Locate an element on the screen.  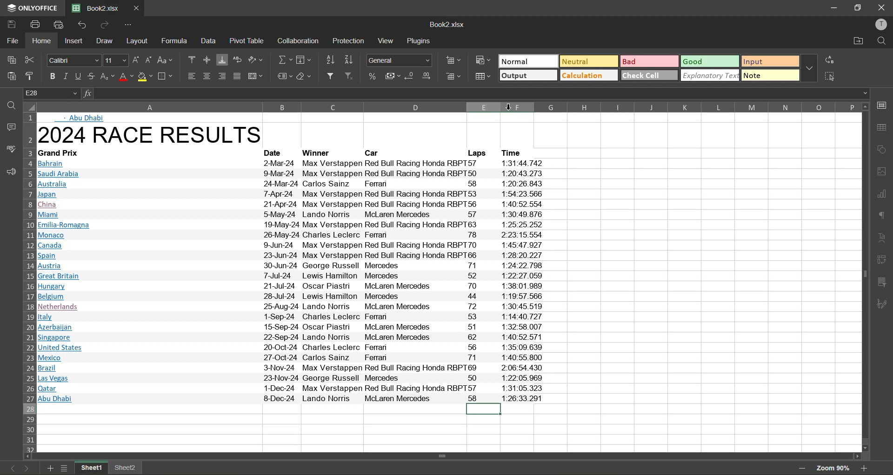
insert cells is located at coordinates (453, 60).